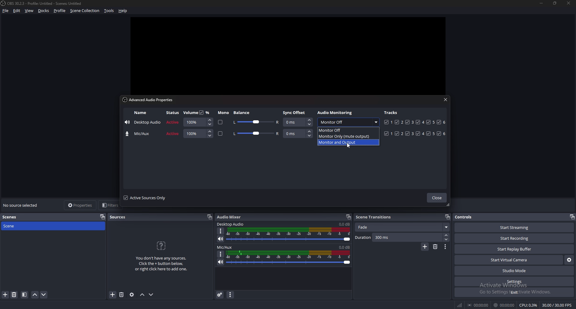 This screenshot has height=309, width=576. What do you see at coordinates (231, 217) in the screenshot?
I see `audio mixer` at bounding box center [231, 217].